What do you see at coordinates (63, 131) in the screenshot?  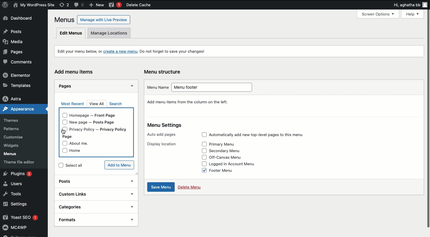 I see `cursor` at bounding box center [63, 131].